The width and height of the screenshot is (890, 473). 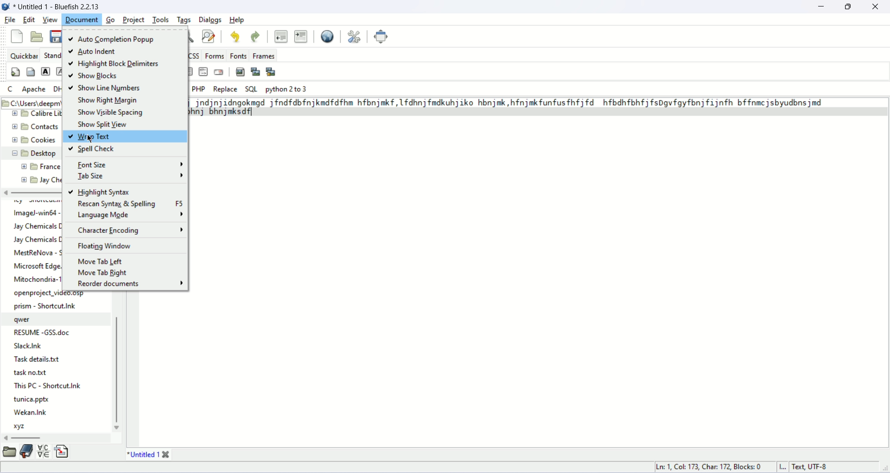 What do you see at coordinates (22, 55) in the screenshot?
I see `quickbar` at bounding box center [22, 55].